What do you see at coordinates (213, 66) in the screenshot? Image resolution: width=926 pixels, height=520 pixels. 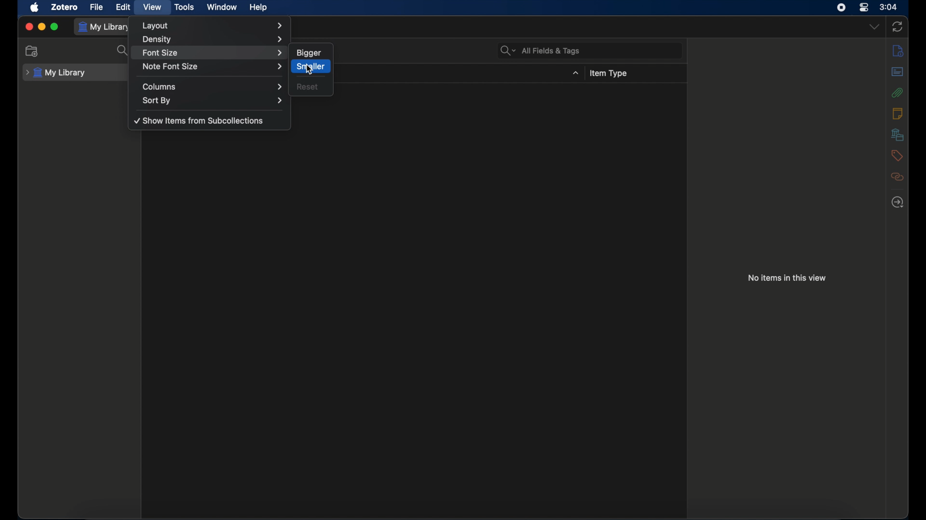 I see `note font size` at bounding box center [213, 66].